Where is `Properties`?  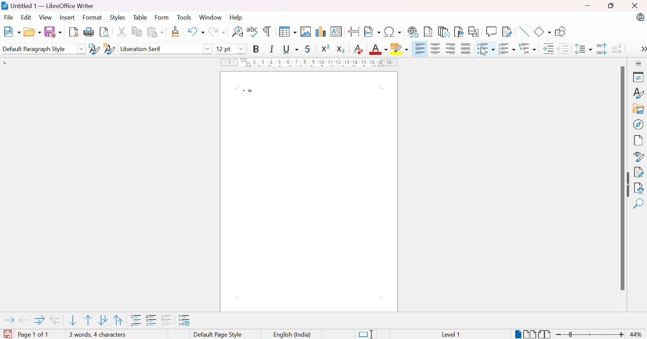 Properties is located at coordinates (639, 77).